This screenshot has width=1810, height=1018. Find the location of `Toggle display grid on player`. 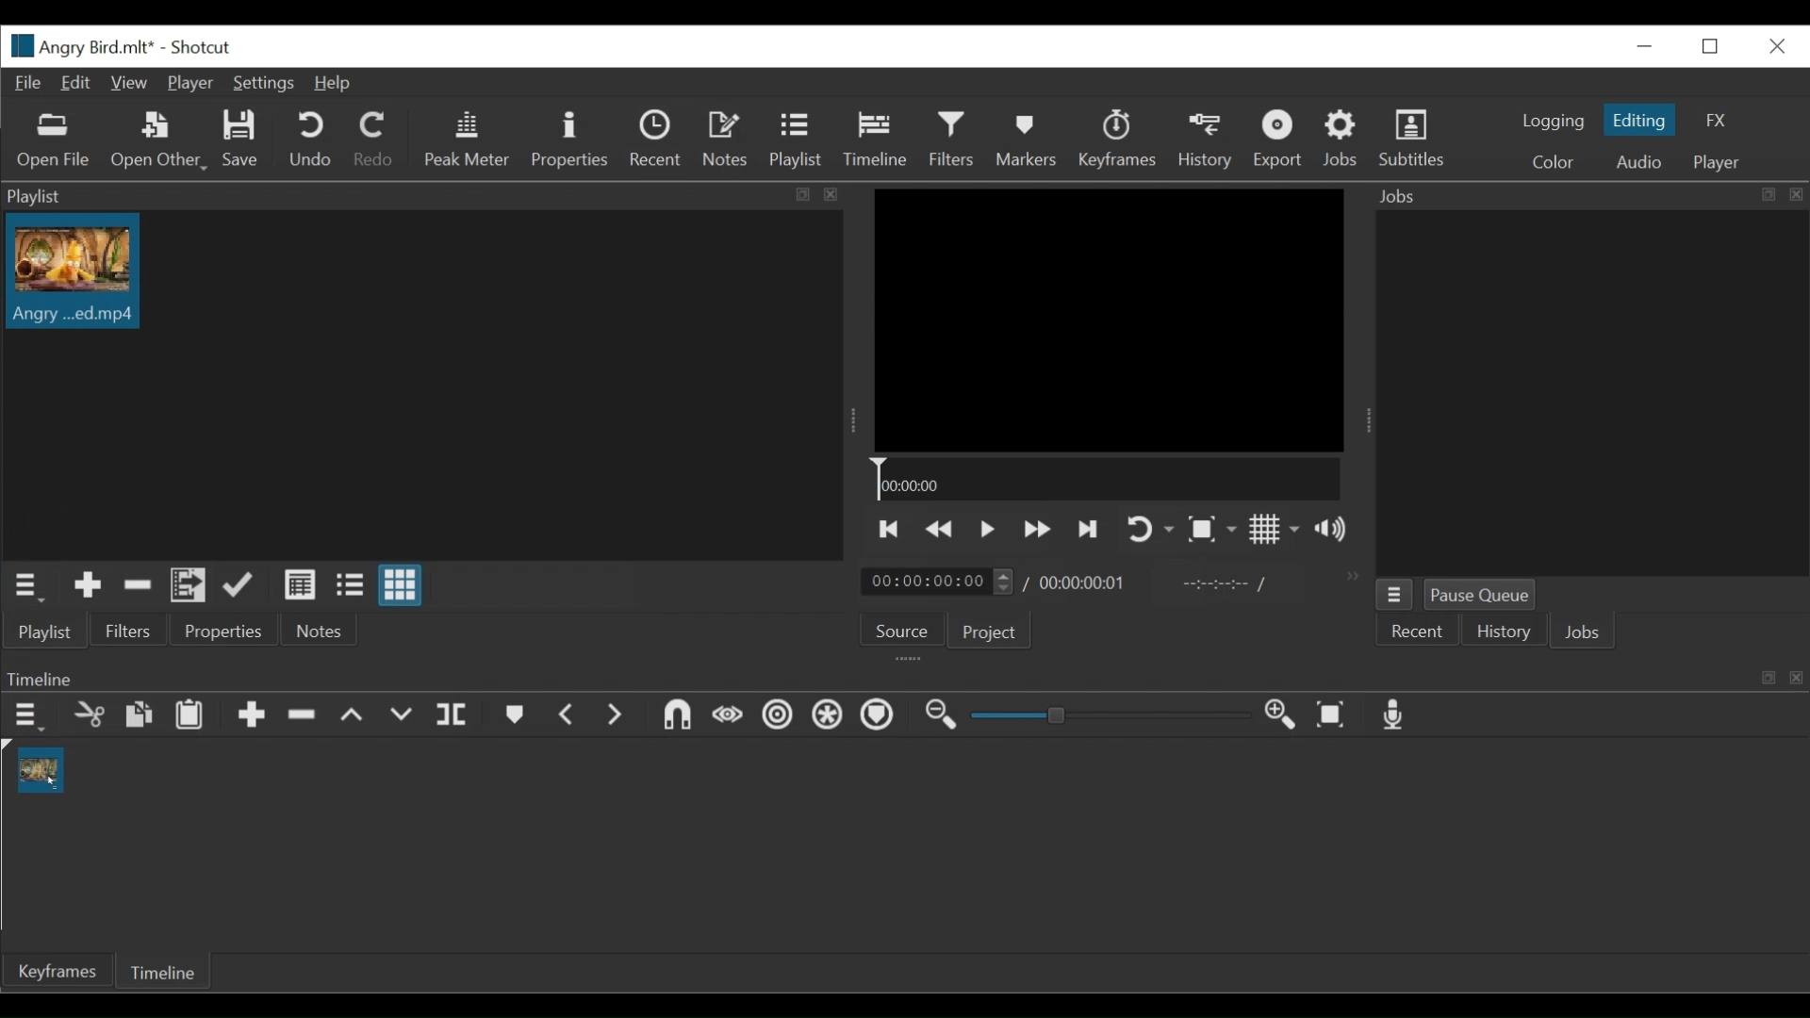

Toggle display grid on player is located at coordinates (1277, 532).